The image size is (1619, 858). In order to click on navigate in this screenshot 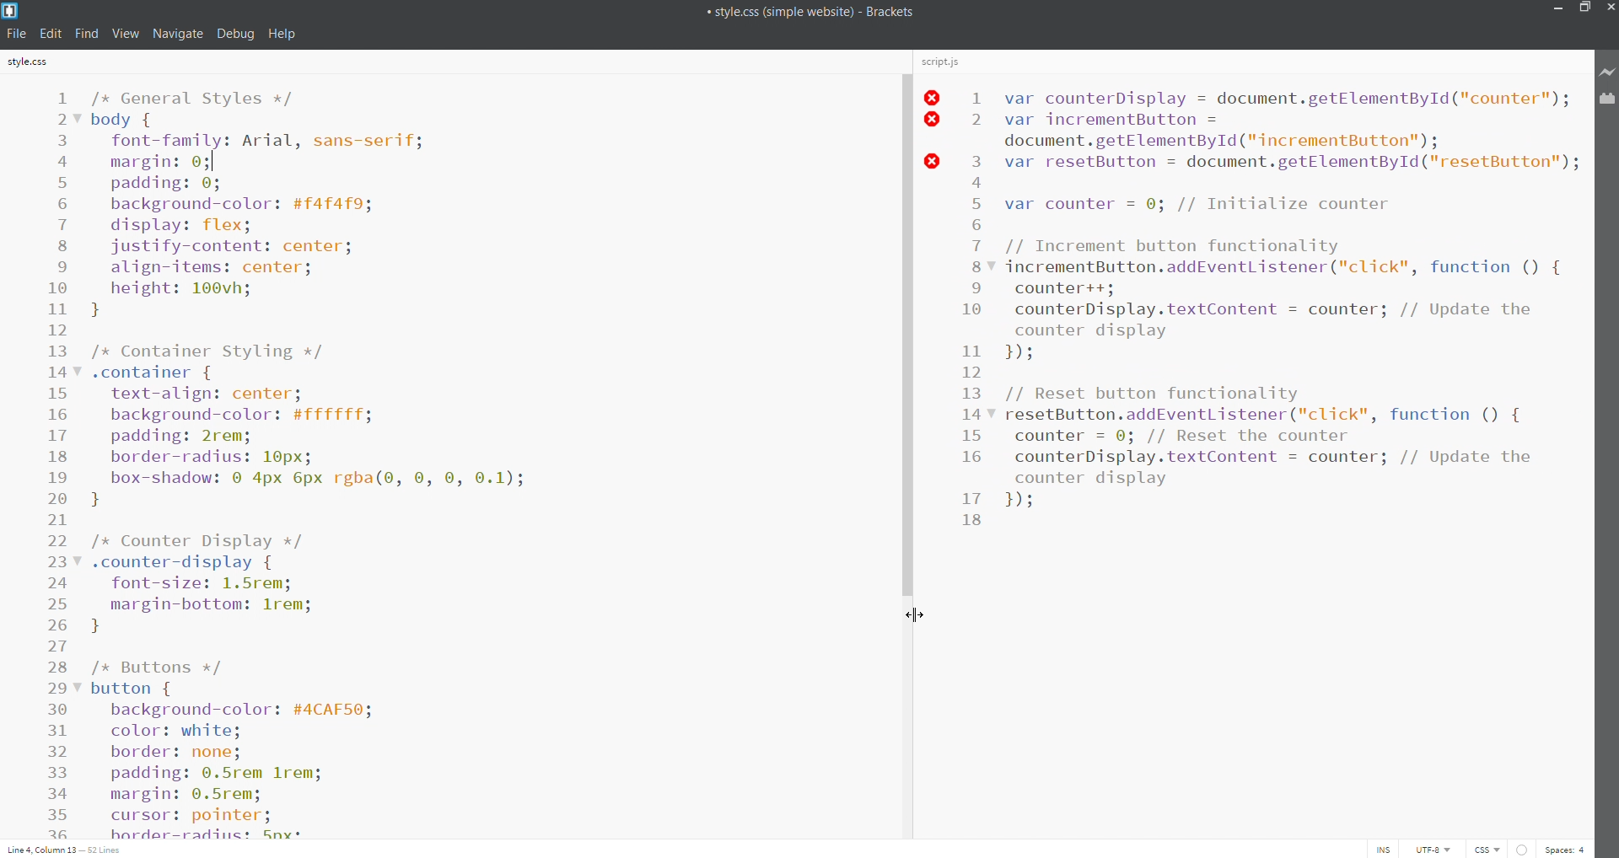, I will do `click(178, 35)`.